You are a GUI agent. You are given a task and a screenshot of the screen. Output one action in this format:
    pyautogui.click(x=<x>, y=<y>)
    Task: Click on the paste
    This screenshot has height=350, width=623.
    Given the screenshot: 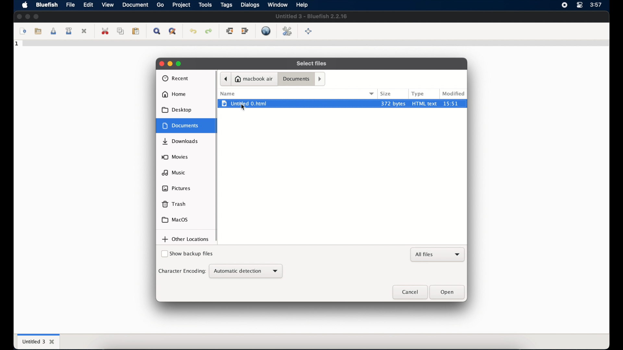 What is the action you would take?
    pyautogui.click(x=136, y=31)
    